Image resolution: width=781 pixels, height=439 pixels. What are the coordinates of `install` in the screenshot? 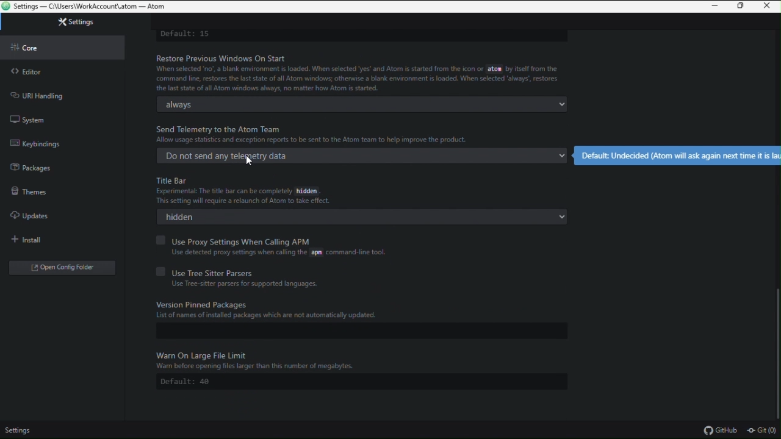 It's located at (57, 237).